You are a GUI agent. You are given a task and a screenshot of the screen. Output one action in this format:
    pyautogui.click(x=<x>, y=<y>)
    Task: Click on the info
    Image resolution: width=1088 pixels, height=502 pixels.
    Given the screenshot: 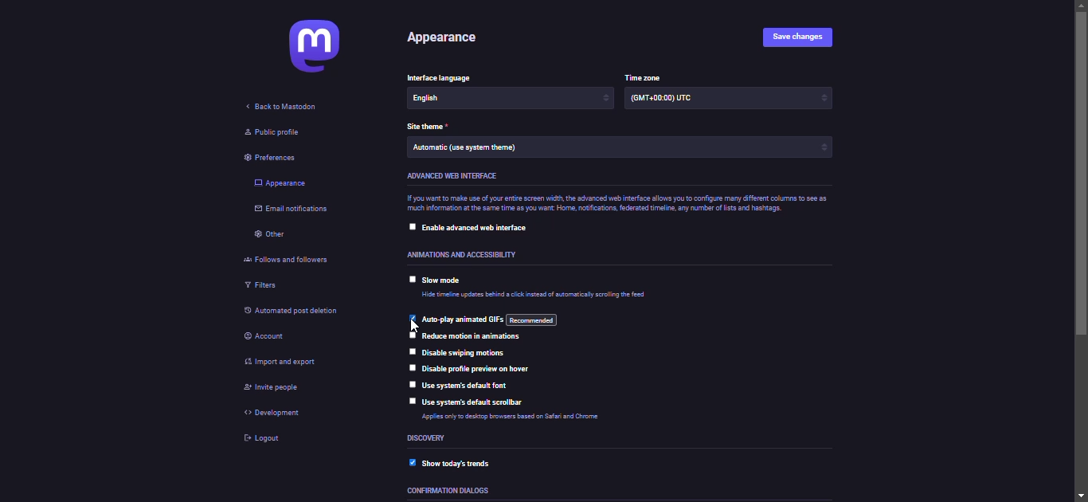 What is the action you would take?
    pyautogui.click(x=616, y=204)
    